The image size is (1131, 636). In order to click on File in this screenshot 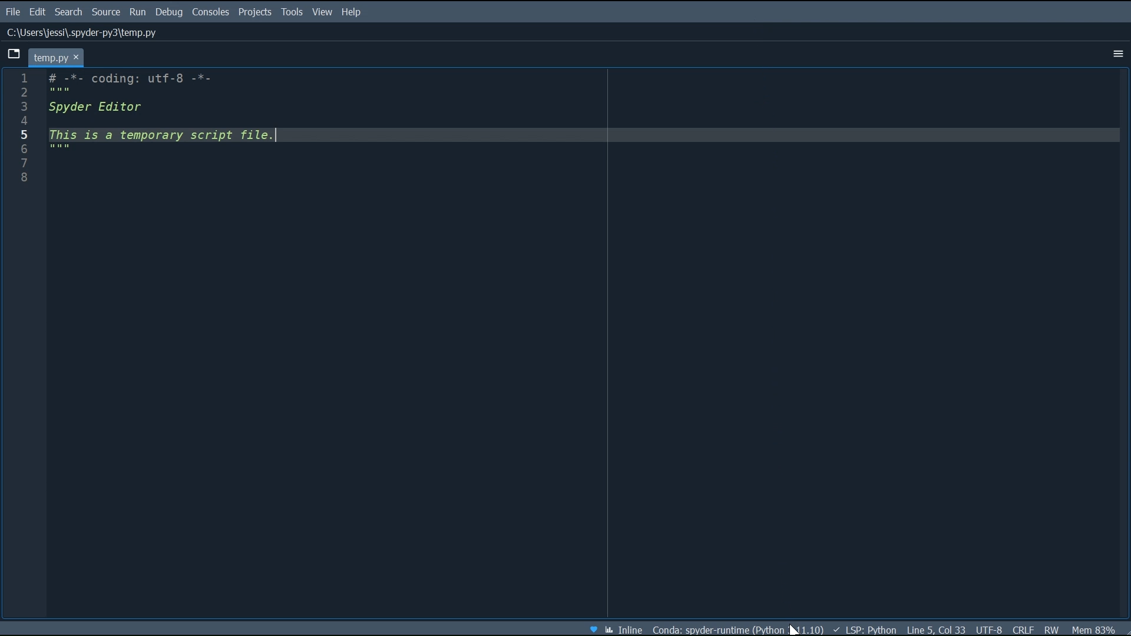, I will do `click(12, 11)`.